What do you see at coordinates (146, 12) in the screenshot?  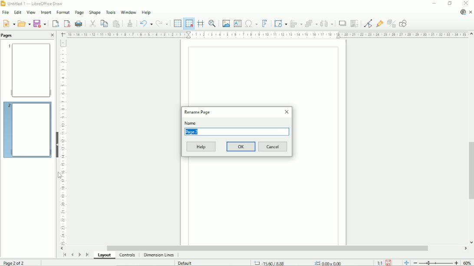 I see `Help` at bounding box center [146, 12].